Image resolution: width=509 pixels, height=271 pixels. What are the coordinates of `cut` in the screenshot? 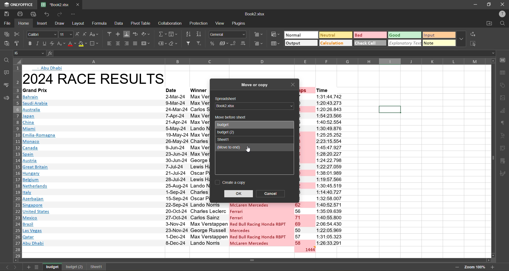 It's located at (17, 34).